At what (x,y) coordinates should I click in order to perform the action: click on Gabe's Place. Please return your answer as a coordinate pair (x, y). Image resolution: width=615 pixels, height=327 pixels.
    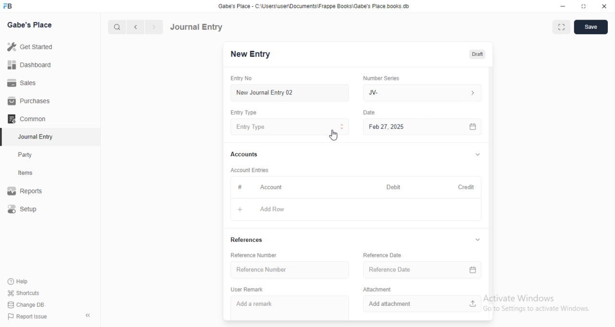
    Looking at the image, I should click on (30, 25).